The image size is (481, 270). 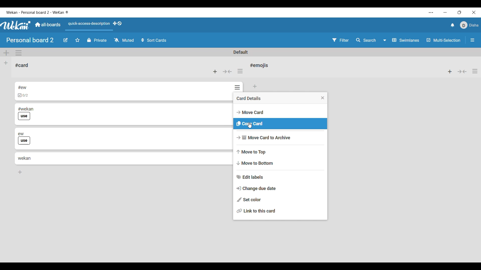 What do you see at coordinates (6, 63) in the screenshot?
I see `Add list ` at bounding box center [6, 63].